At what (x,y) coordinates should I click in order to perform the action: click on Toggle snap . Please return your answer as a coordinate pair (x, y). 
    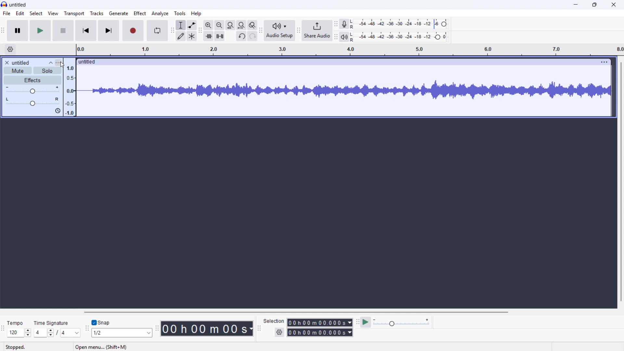
    Looking at the image, I should click on (101, 322).